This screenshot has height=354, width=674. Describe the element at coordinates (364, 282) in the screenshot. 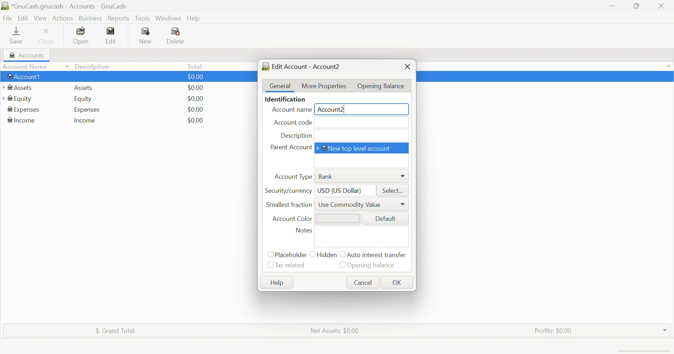

I see `Cancel` at that location.